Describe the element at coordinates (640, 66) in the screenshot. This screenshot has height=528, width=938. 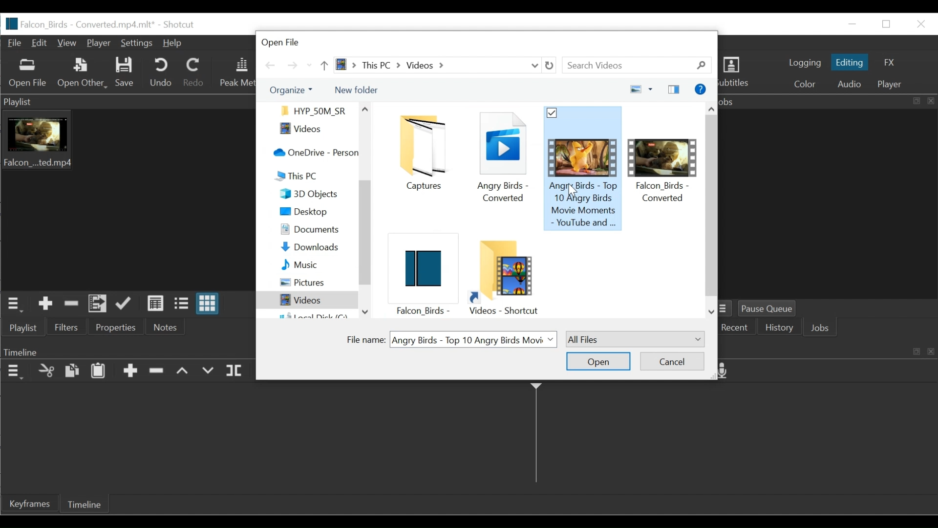
I see `Search` at that location.